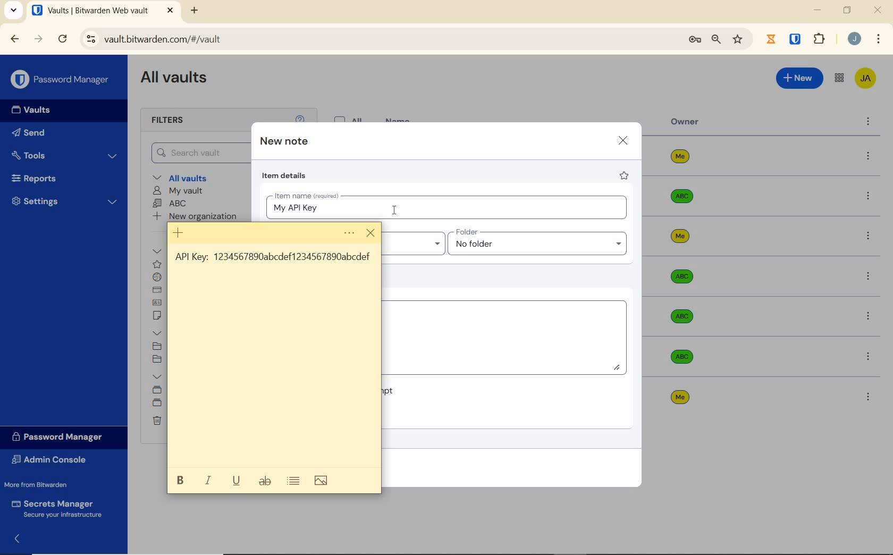 The height and width of the screenshot is (555, 893). Describe the element at coordinates (15, 38) in the screenshot. I see `BACK` at that location.